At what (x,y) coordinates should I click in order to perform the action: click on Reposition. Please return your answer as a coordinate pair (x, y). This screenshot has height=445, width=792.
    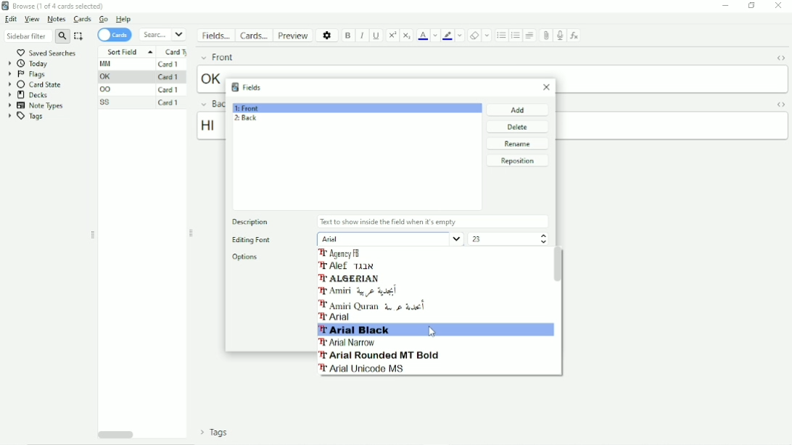
    Looking at the image, I should click on (517, 161).